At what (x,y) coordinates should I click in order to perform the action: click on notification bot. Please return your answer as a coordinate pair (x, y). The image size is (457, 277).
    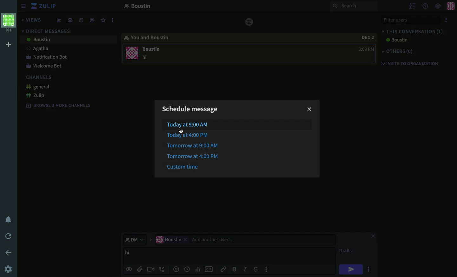
    Looking at the image, I should click on (47, 57).